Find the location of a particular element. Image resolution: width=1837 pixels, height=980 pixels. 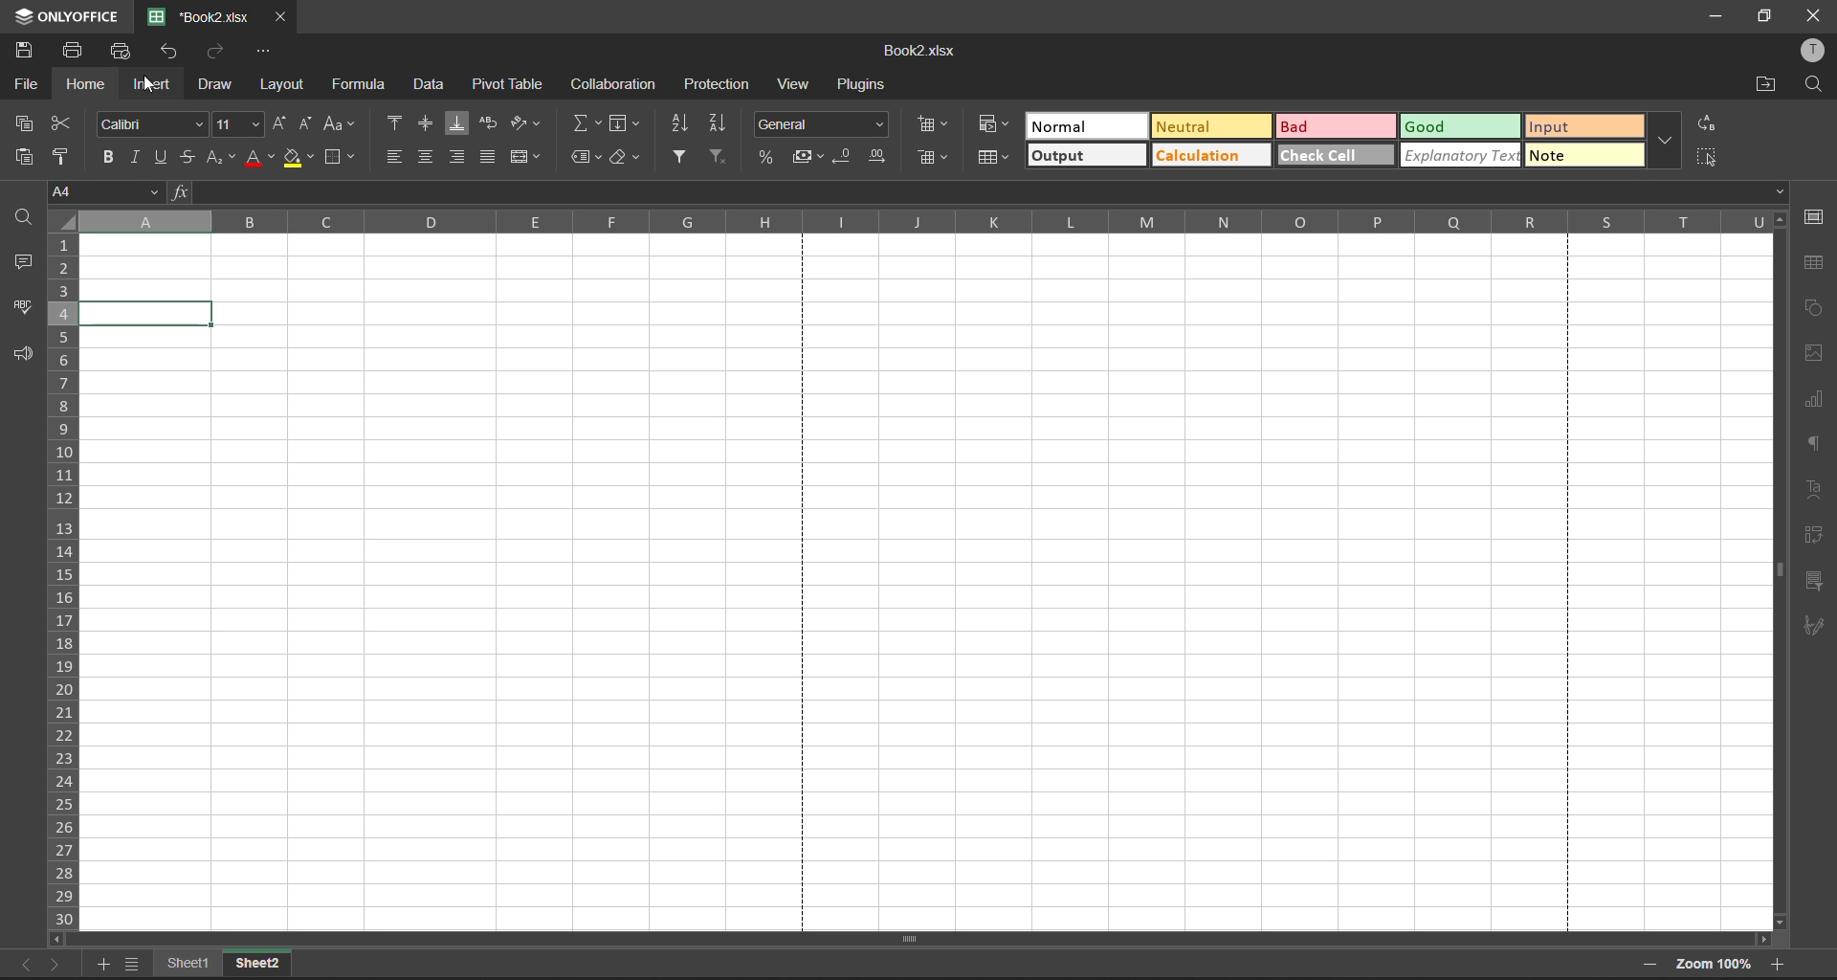

find is located at coordinates (1812, 84).